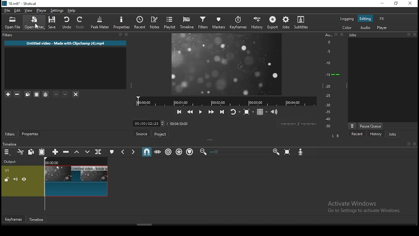 This screenshot has width=419, height=236. Describe the element at coordinates (8, 94) in the screenshot. I see `add a filter` at that location.